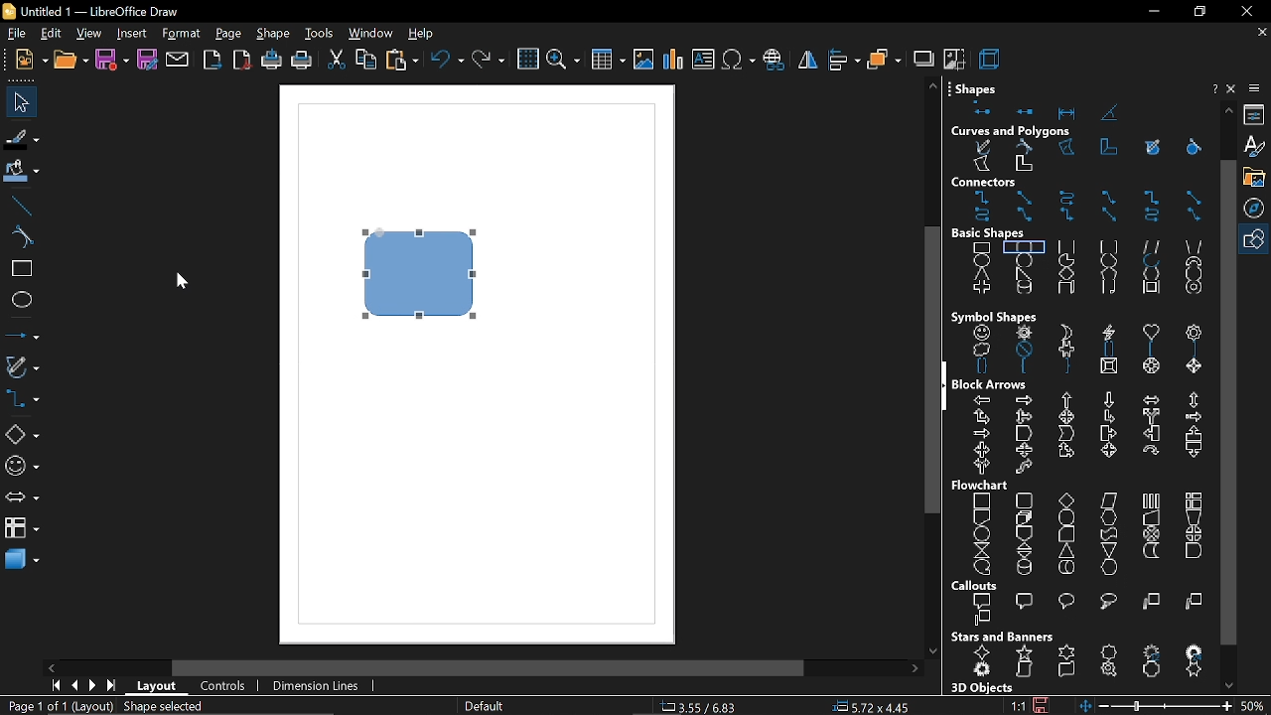  What do you see at coordinates (945, 384) in the screenshot?
I see `collapse` at bounding box center [945, 384].